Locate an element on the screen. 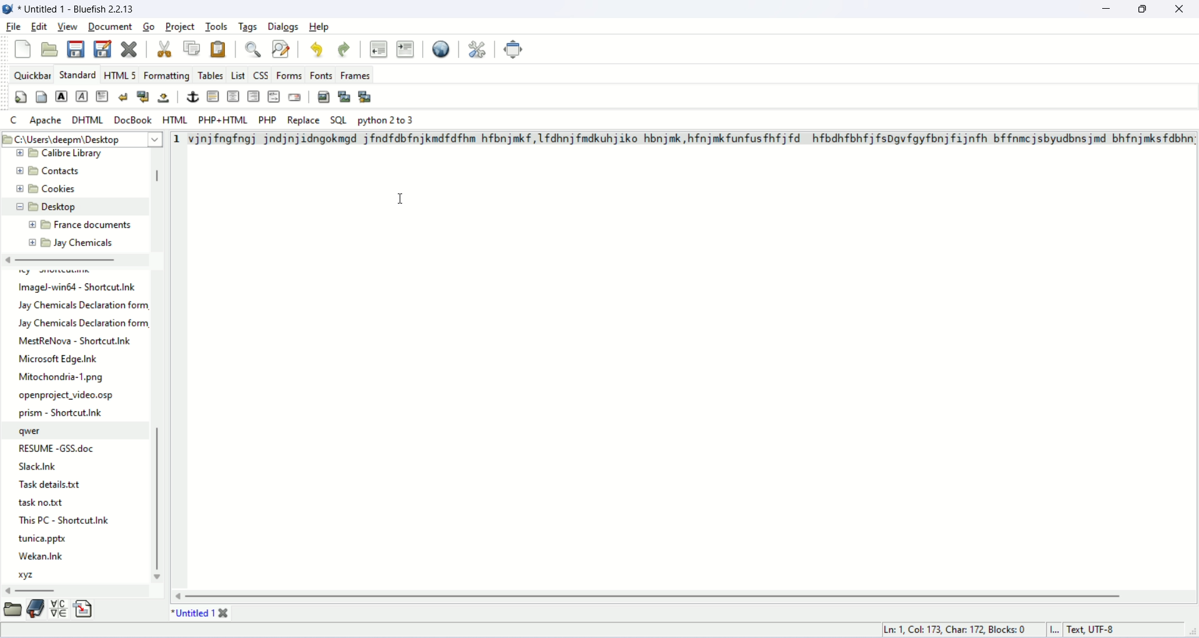 The width and height of the screenshot is (1199, 638). tables is located at coordinates (210, 75).